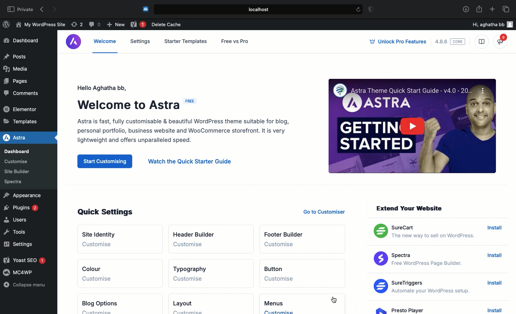 This screenshot has height=314, width=516. I want to click on Delete cache, so click(166, 24).